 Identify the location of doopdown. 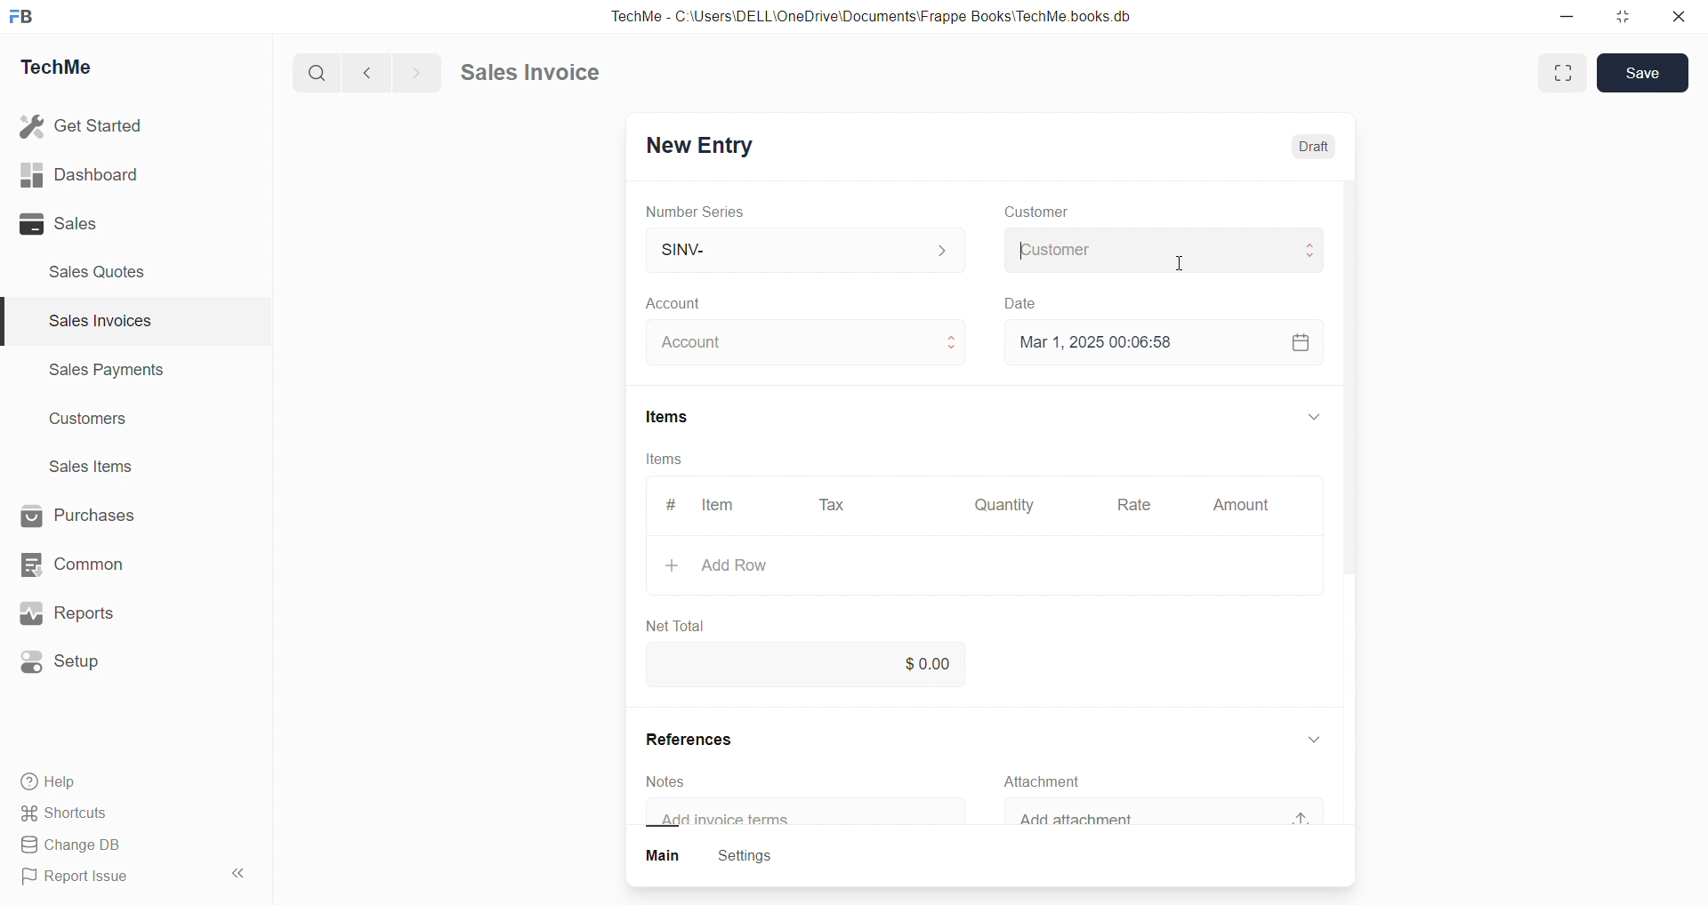
(1311, 413).